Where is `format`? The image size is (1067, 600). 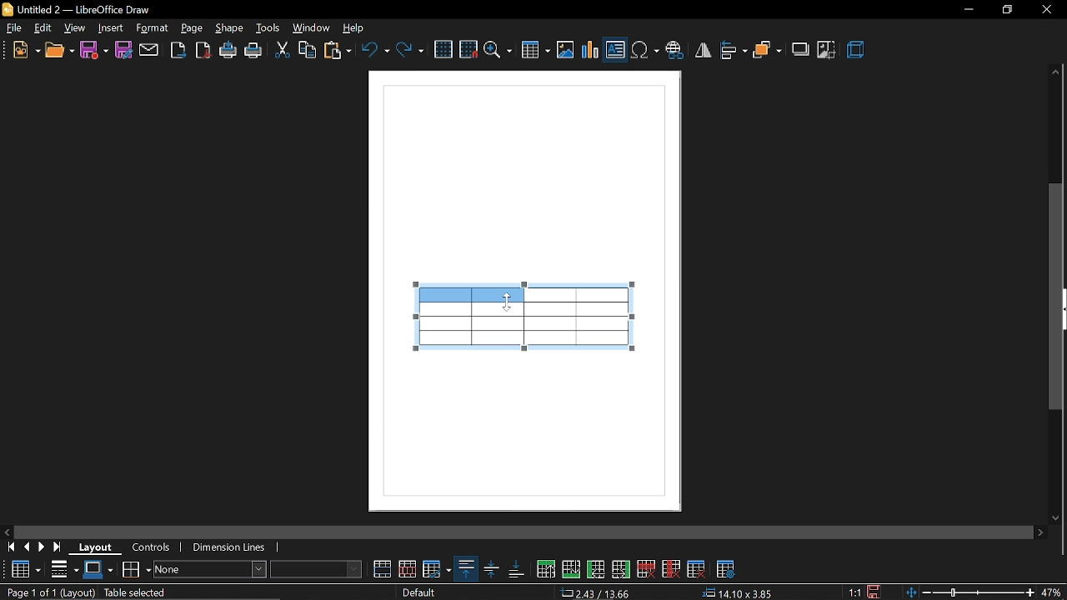 format is located at coordinates (153, 27).